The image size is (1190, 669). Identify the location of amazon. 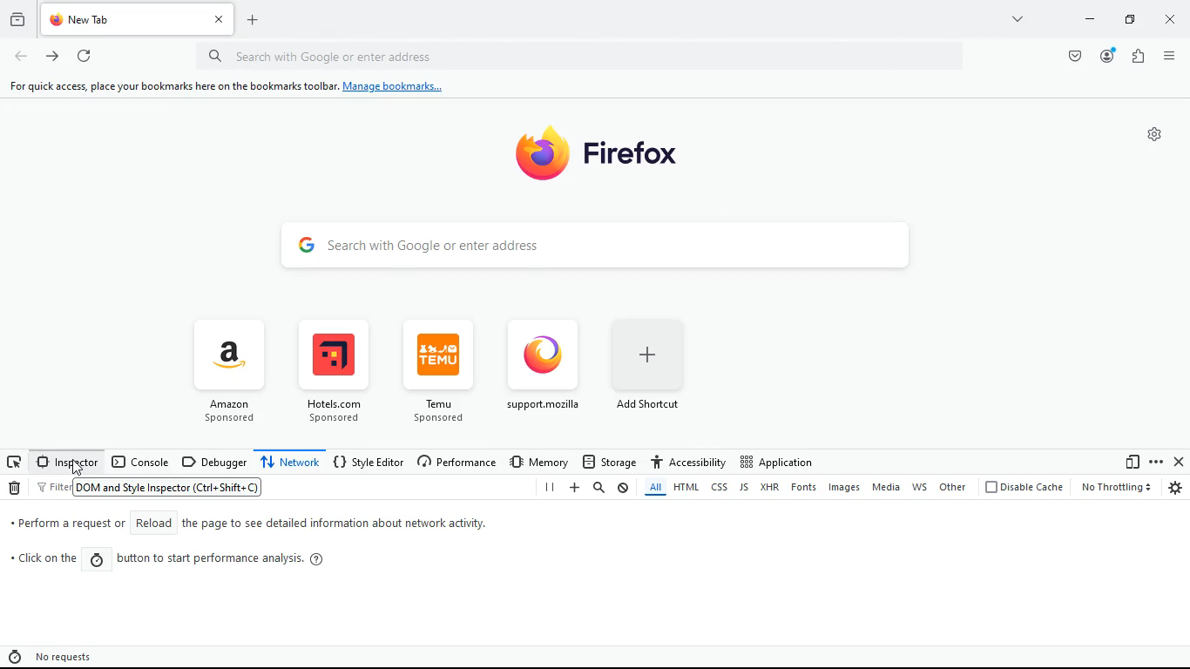
(229, 370).